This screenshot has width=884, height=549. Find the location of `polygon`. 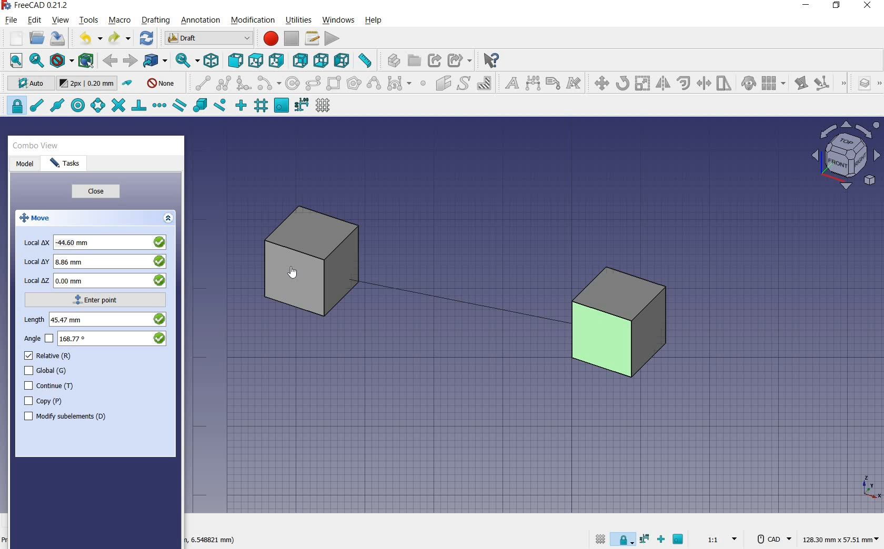

polygon is located at coordinates (354, 84).